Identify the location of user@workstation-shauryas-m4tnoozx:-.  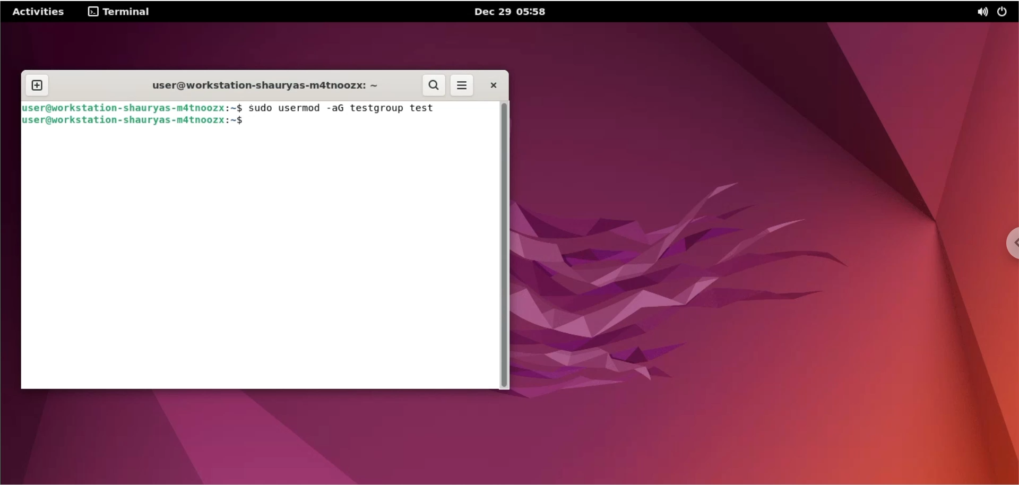
(254, 85).